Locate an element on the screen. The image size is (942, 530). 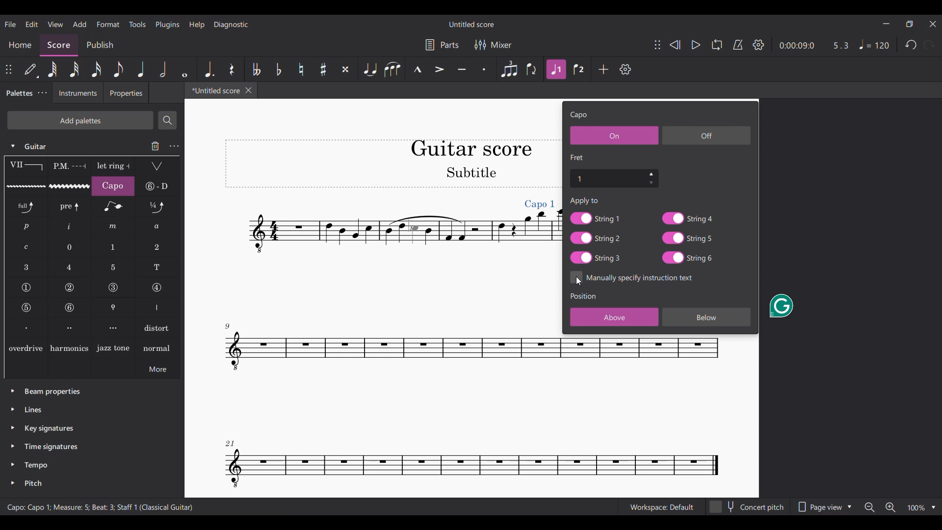
Palettes, current tab is located at coordinates (18, 93).